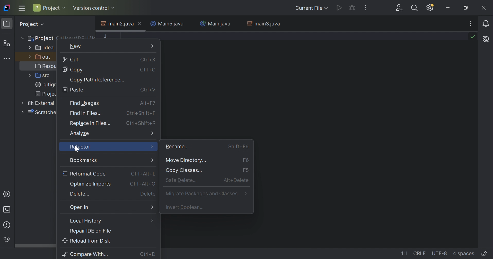 The height and width of the screenshot is (259, 493). Describe the element at coordinates (147, 104) in the screenshot. I see `Alt+F7` at that location.